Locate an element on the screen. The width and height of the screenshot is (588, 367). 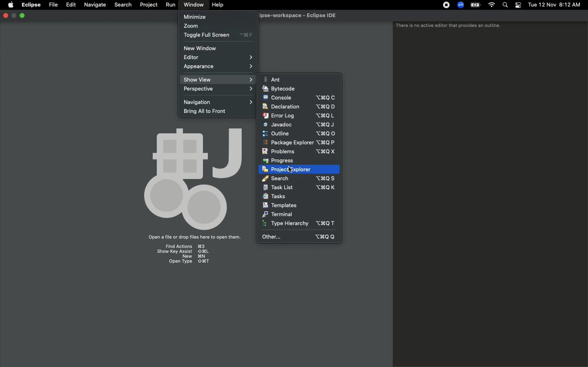
Type hierarchy is located at coordinates (300, 223).